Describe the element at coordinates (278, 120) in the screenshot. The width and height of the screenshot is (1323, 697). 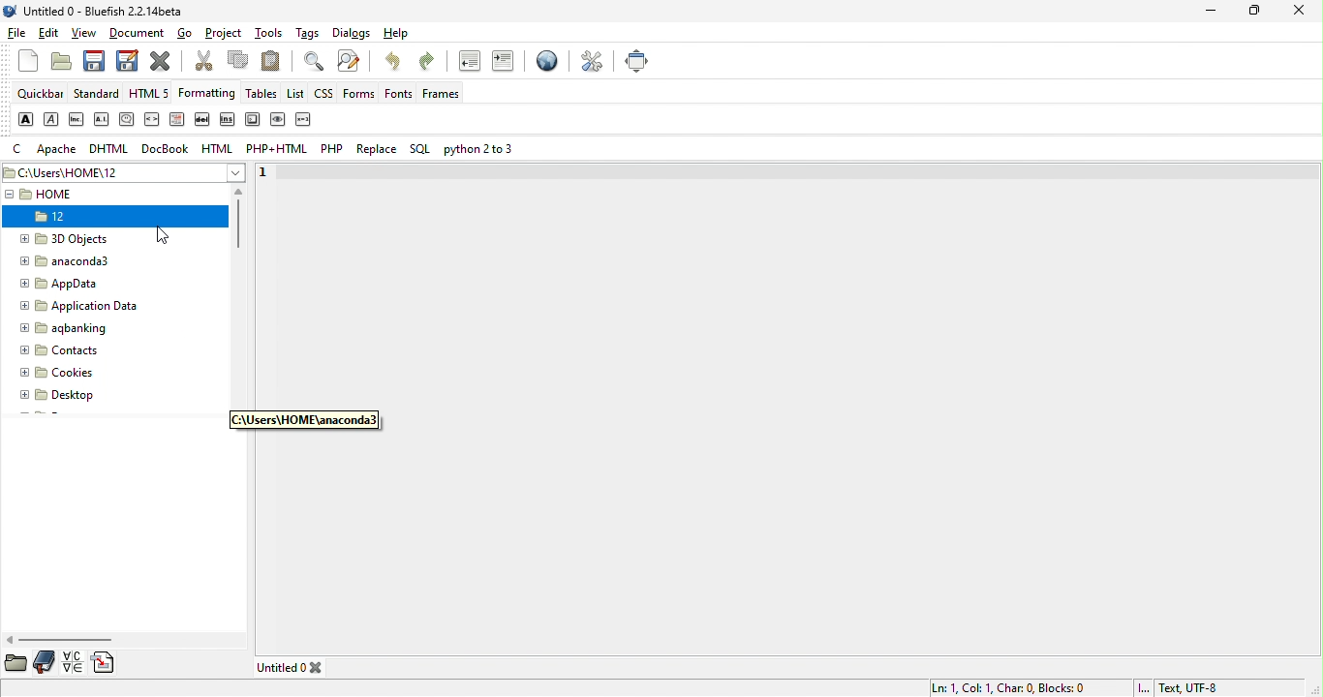
I see `sample` at that location.